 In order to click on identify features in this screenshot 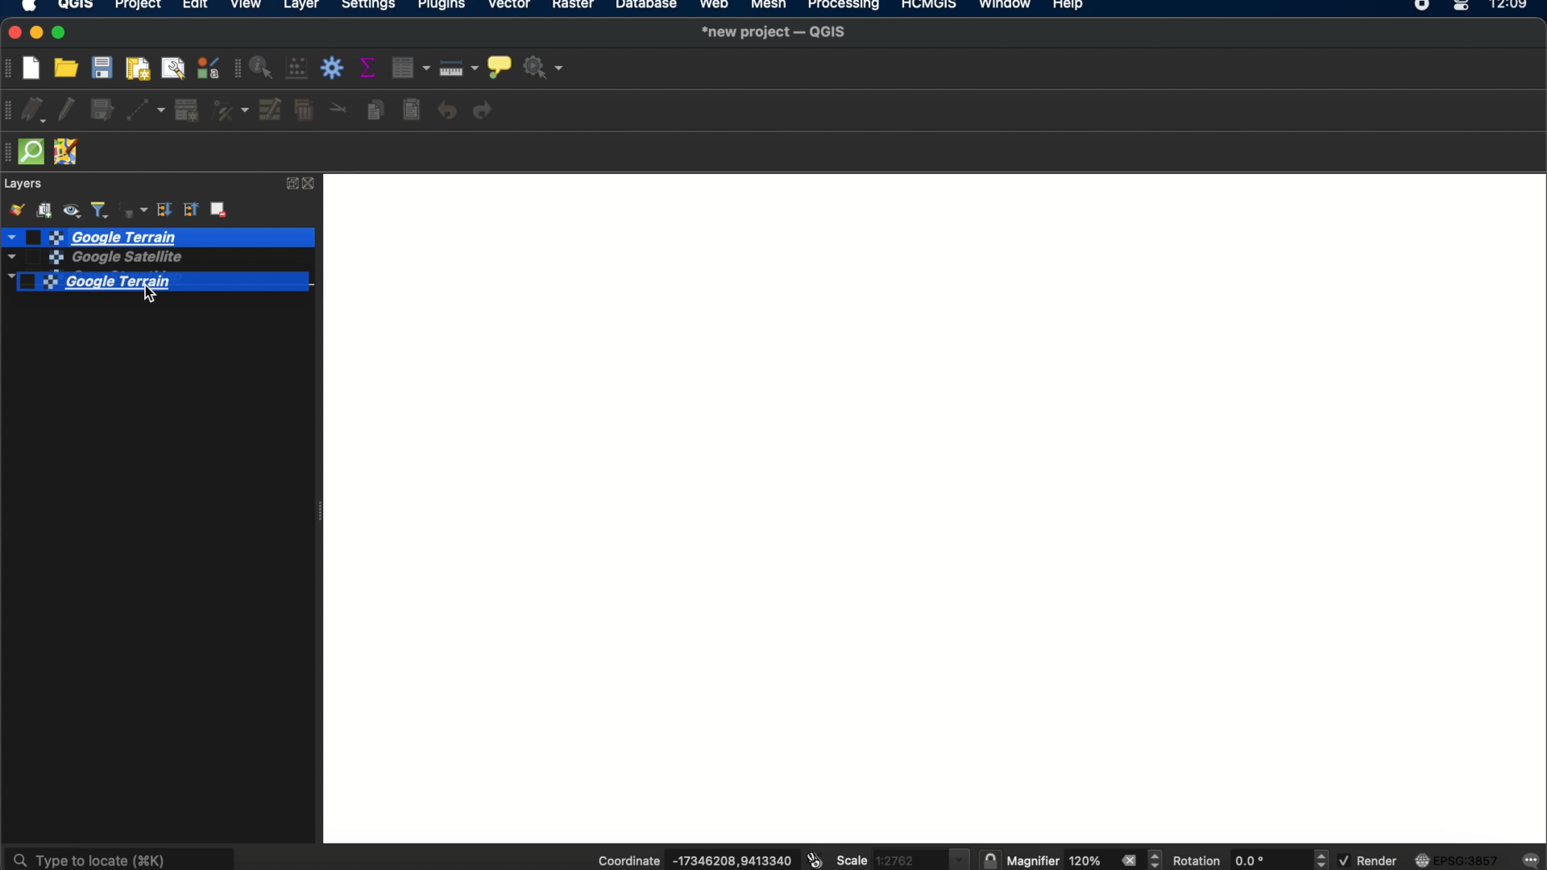, I will do `click(263, 68)`.